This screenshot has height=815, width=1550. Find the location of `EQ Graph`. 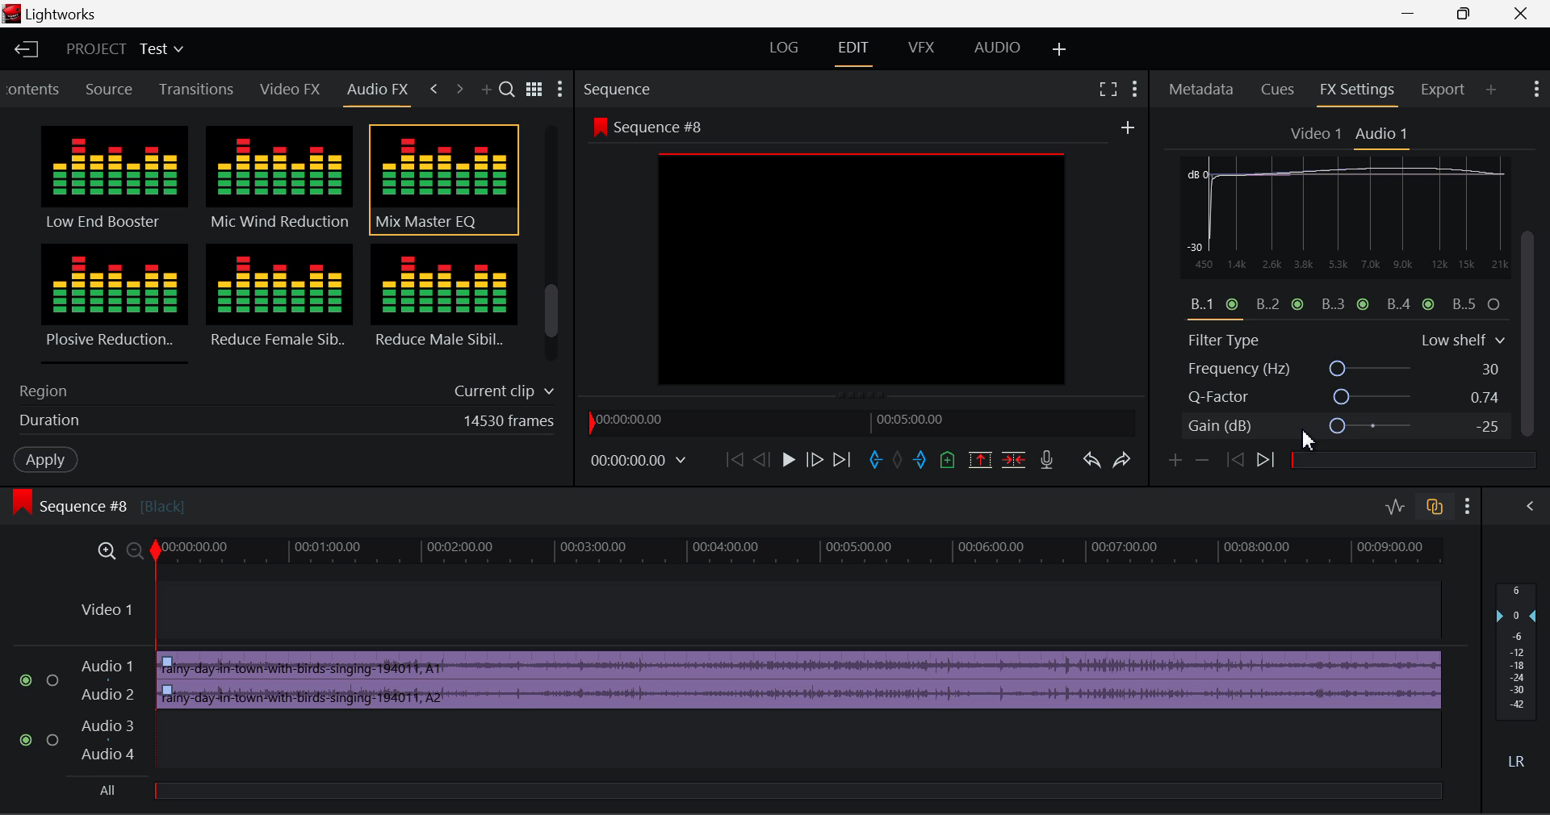

EQ Graph is located at coordinates (1335, 235).